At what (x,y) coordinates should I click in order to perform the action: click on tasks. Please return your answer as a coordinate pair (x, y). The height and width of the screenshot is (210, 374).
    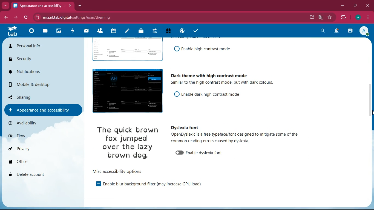
    Looking at the image, I should click on (197, 30).